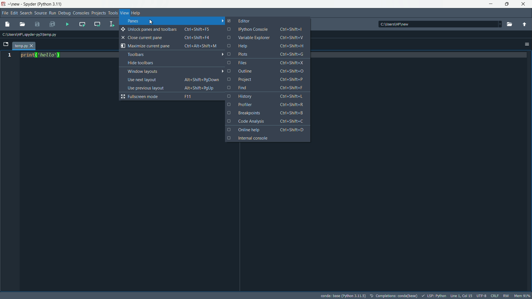 This screenshot has height=299, width=532. What do you see at coordinates (395, 296) in the screenshot?
I see `completions: conda(base)` at bounding box center [395, 296].